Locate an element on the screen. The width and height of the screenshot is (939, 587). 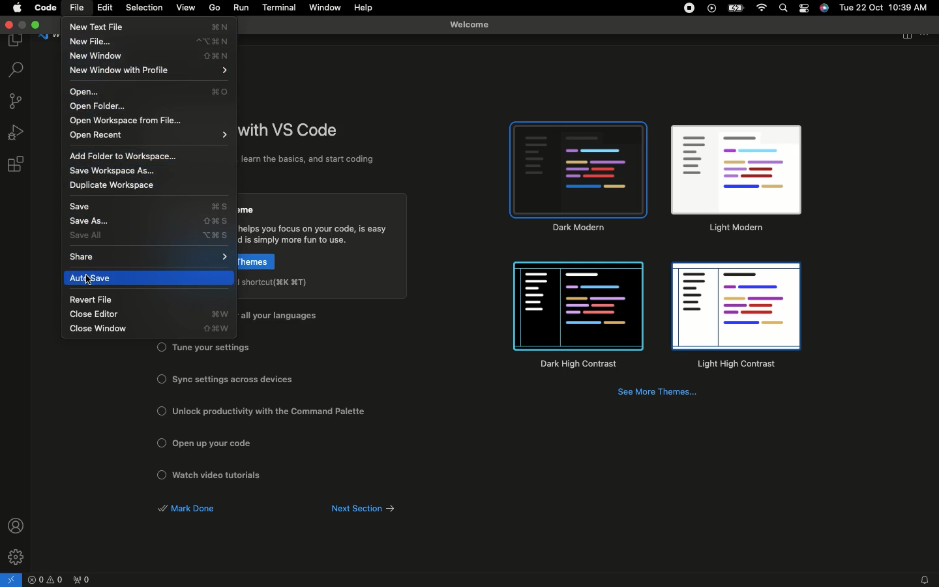
Light modem is located at coordinates (736, 180).